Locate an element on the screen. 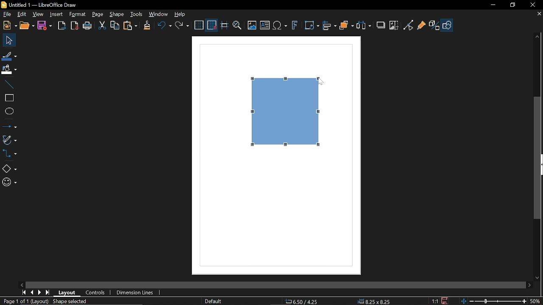 Image resolution: width=543 pixels, height=305 pixels. Move down is located at coordinates (537, 278).